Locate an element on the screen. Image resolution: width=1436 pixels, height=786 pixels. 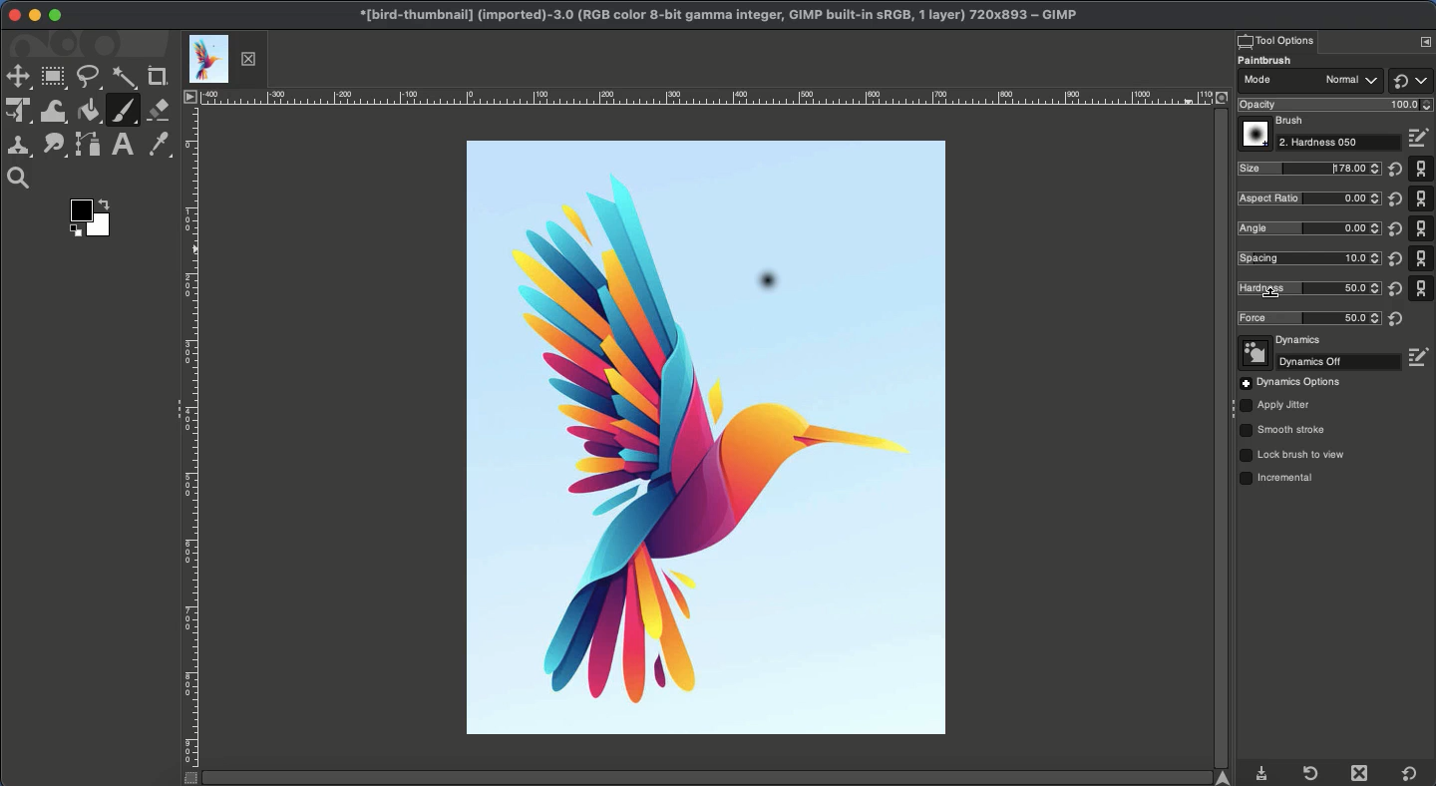
Brush is located at coordinates (1274, 122).